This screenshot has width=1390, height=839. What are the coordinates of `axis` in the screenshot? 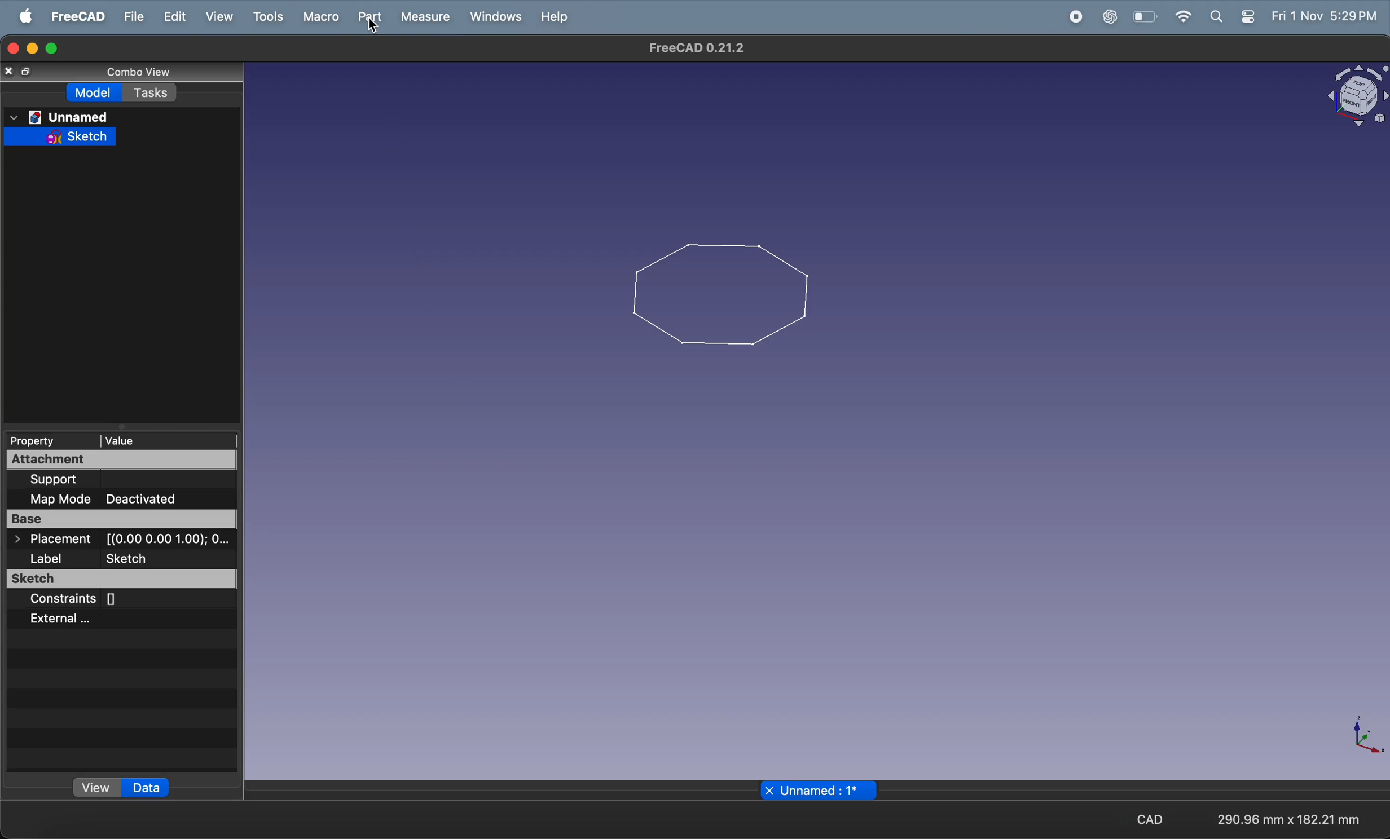 It's located at (1360, 741).